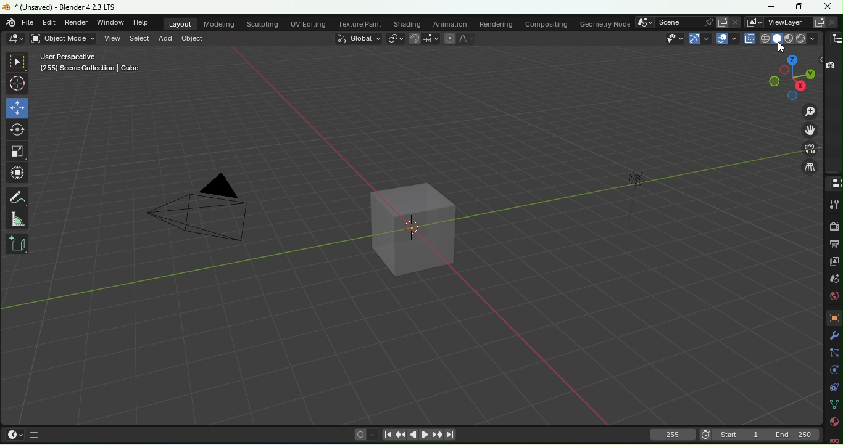 The height and width of the screenshot is (445, 843). Describe the element at coordinates (431, 39) in the screenshot. I see `Snapping` at that location.